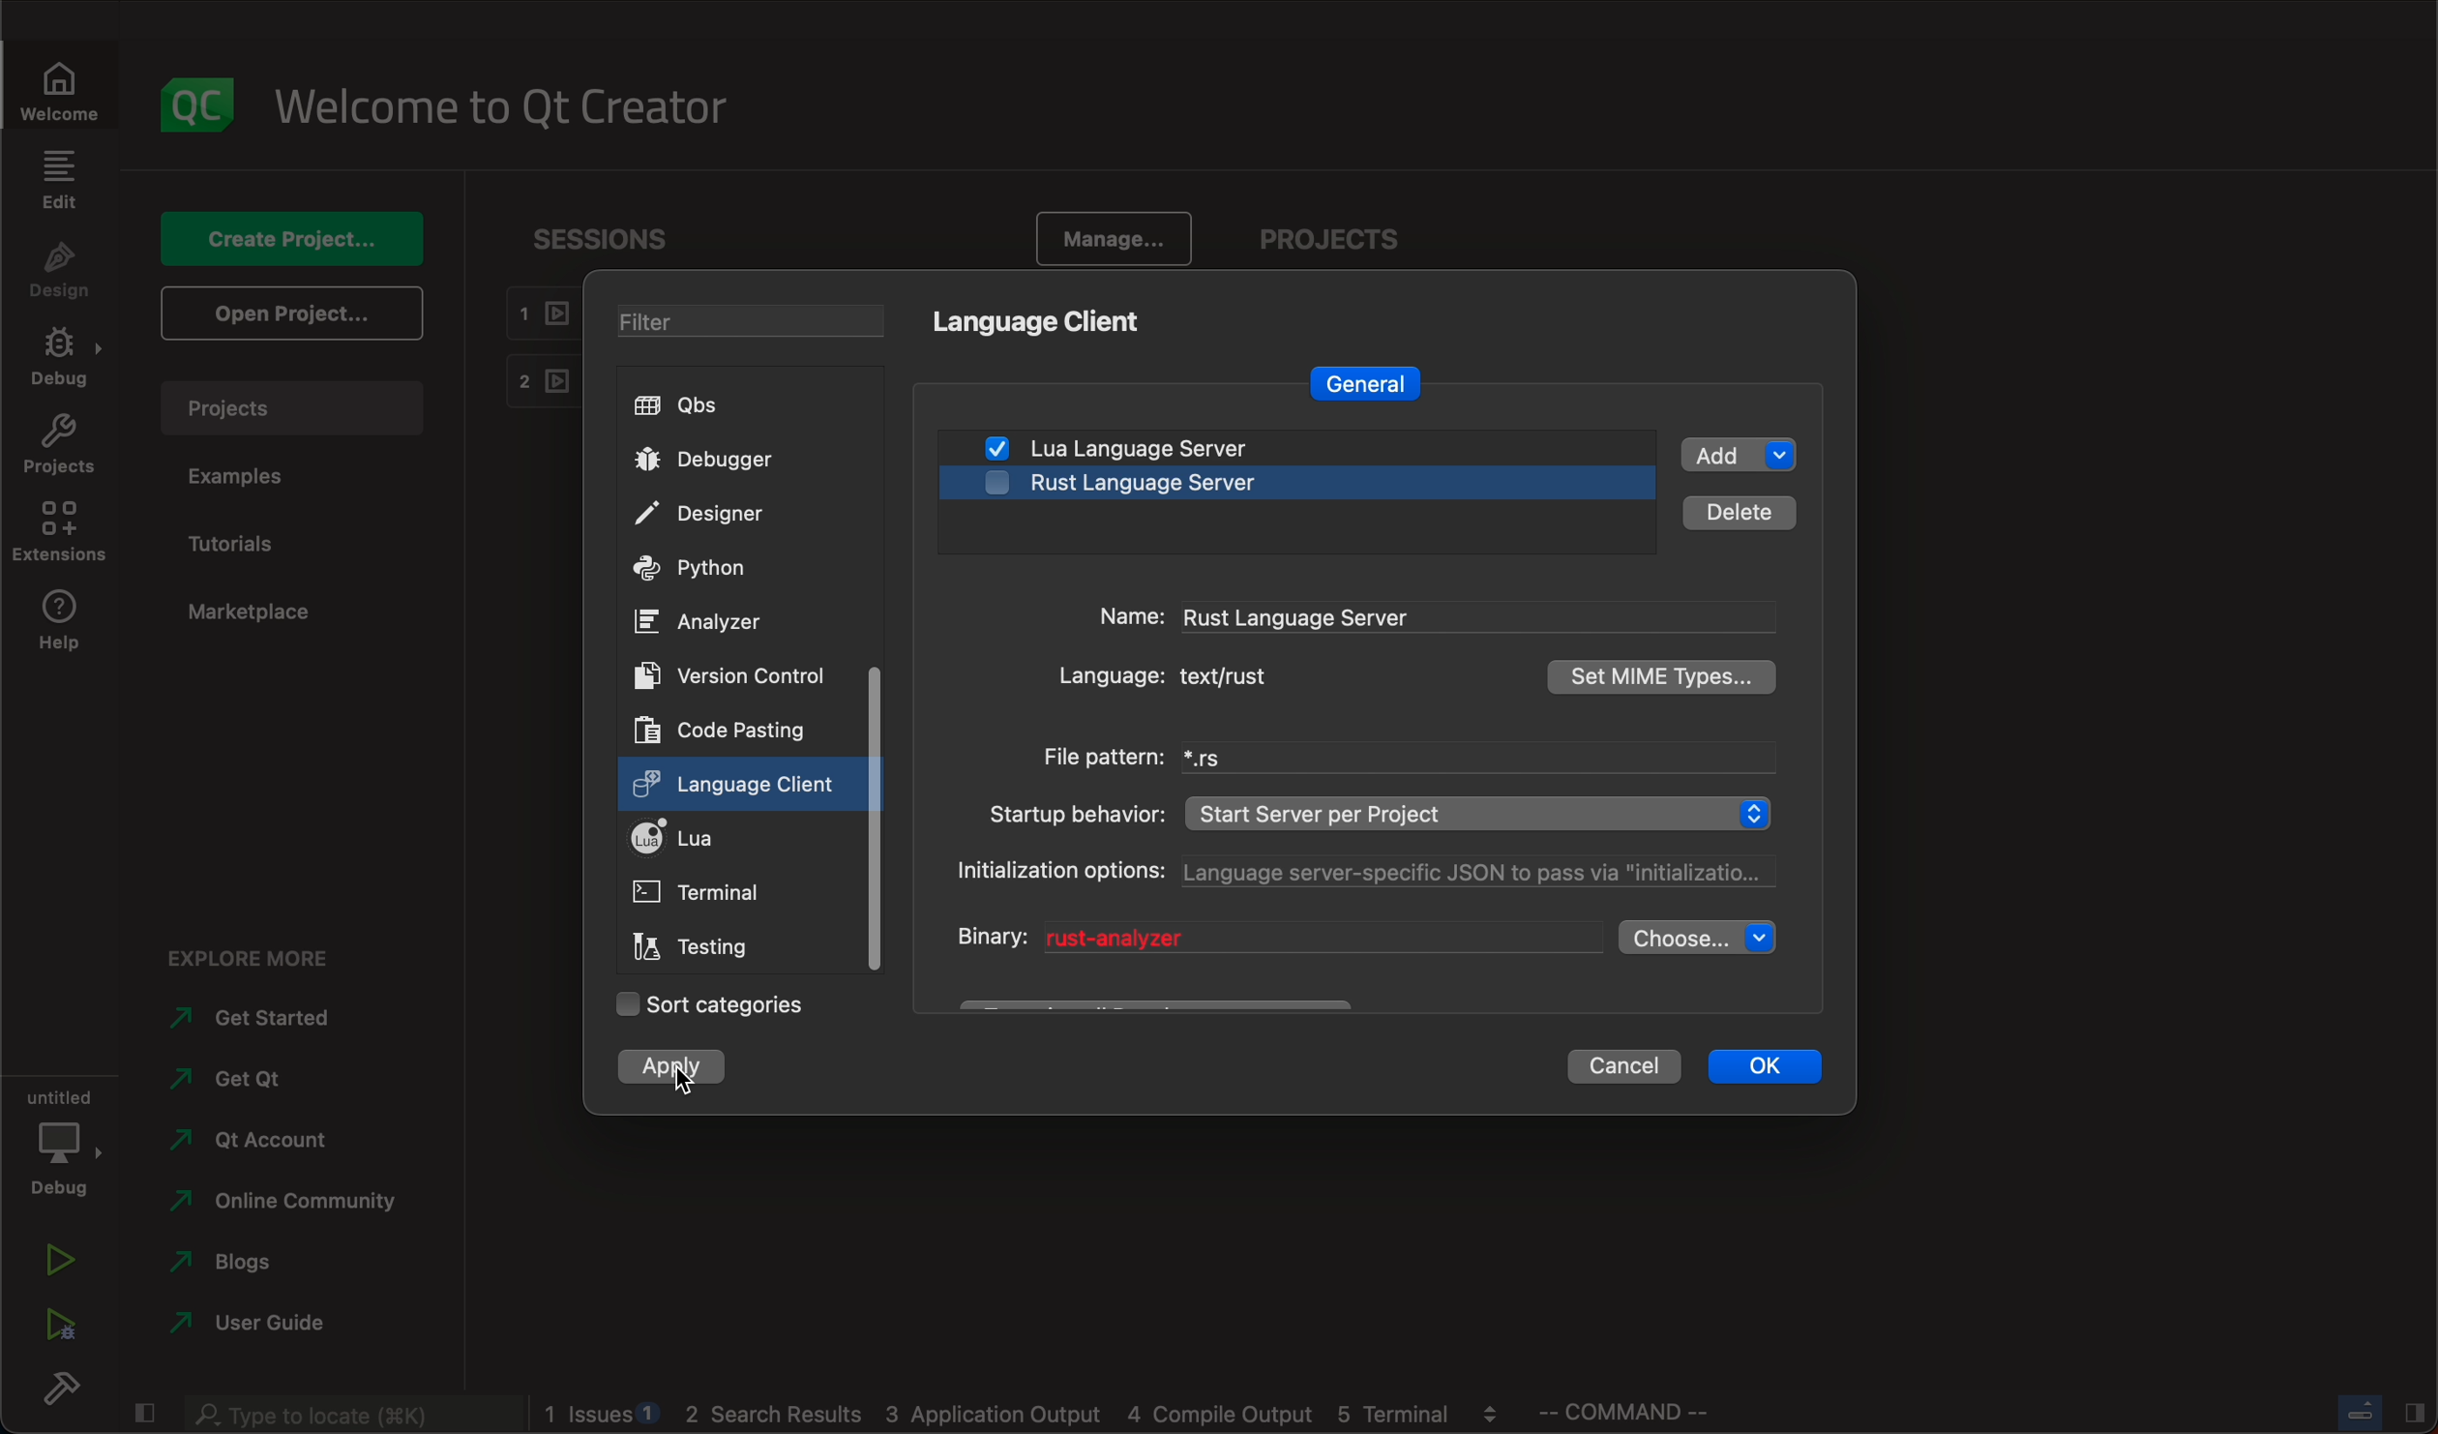 The width and height of the screenshot is (2438, 1434). Describe the element at coordinates (703, 408) in the screenshot. I see `qbs` at that location.